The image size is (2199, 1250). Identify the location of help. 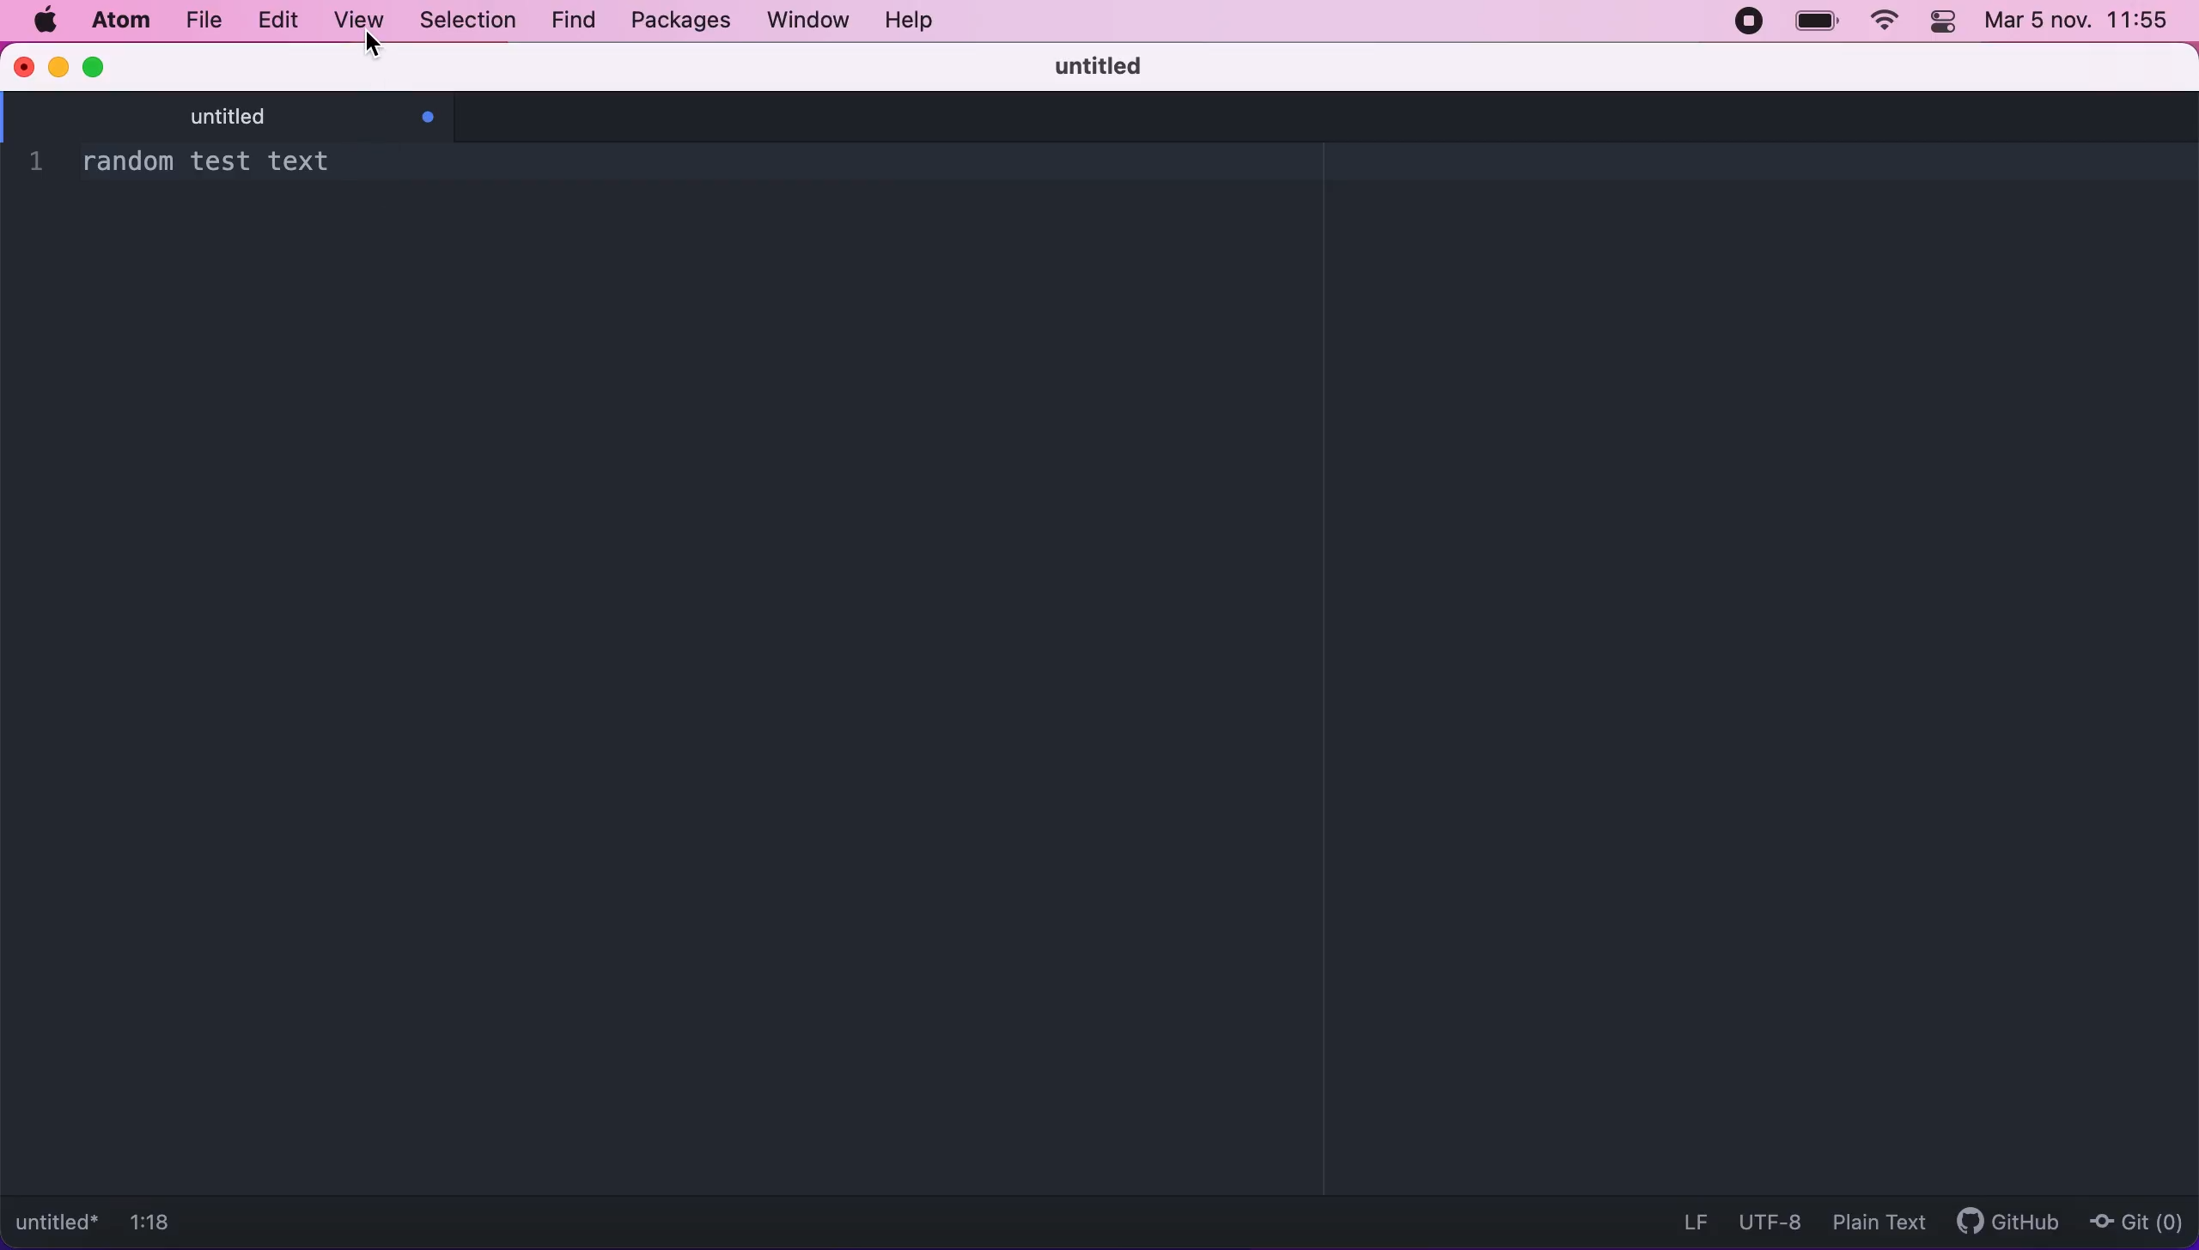
(912, 20).